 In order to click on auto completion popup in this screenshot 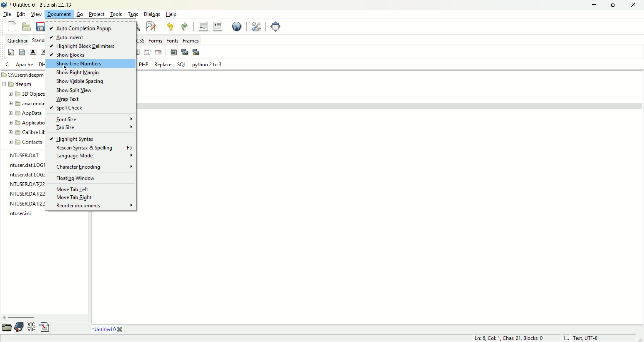, I will do `click(81, 28)`.